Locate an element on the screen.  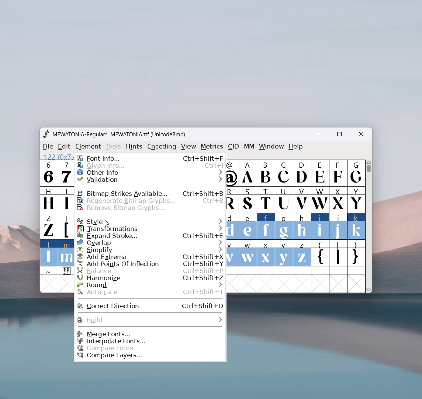
hints is located at coordinates (135, 146).